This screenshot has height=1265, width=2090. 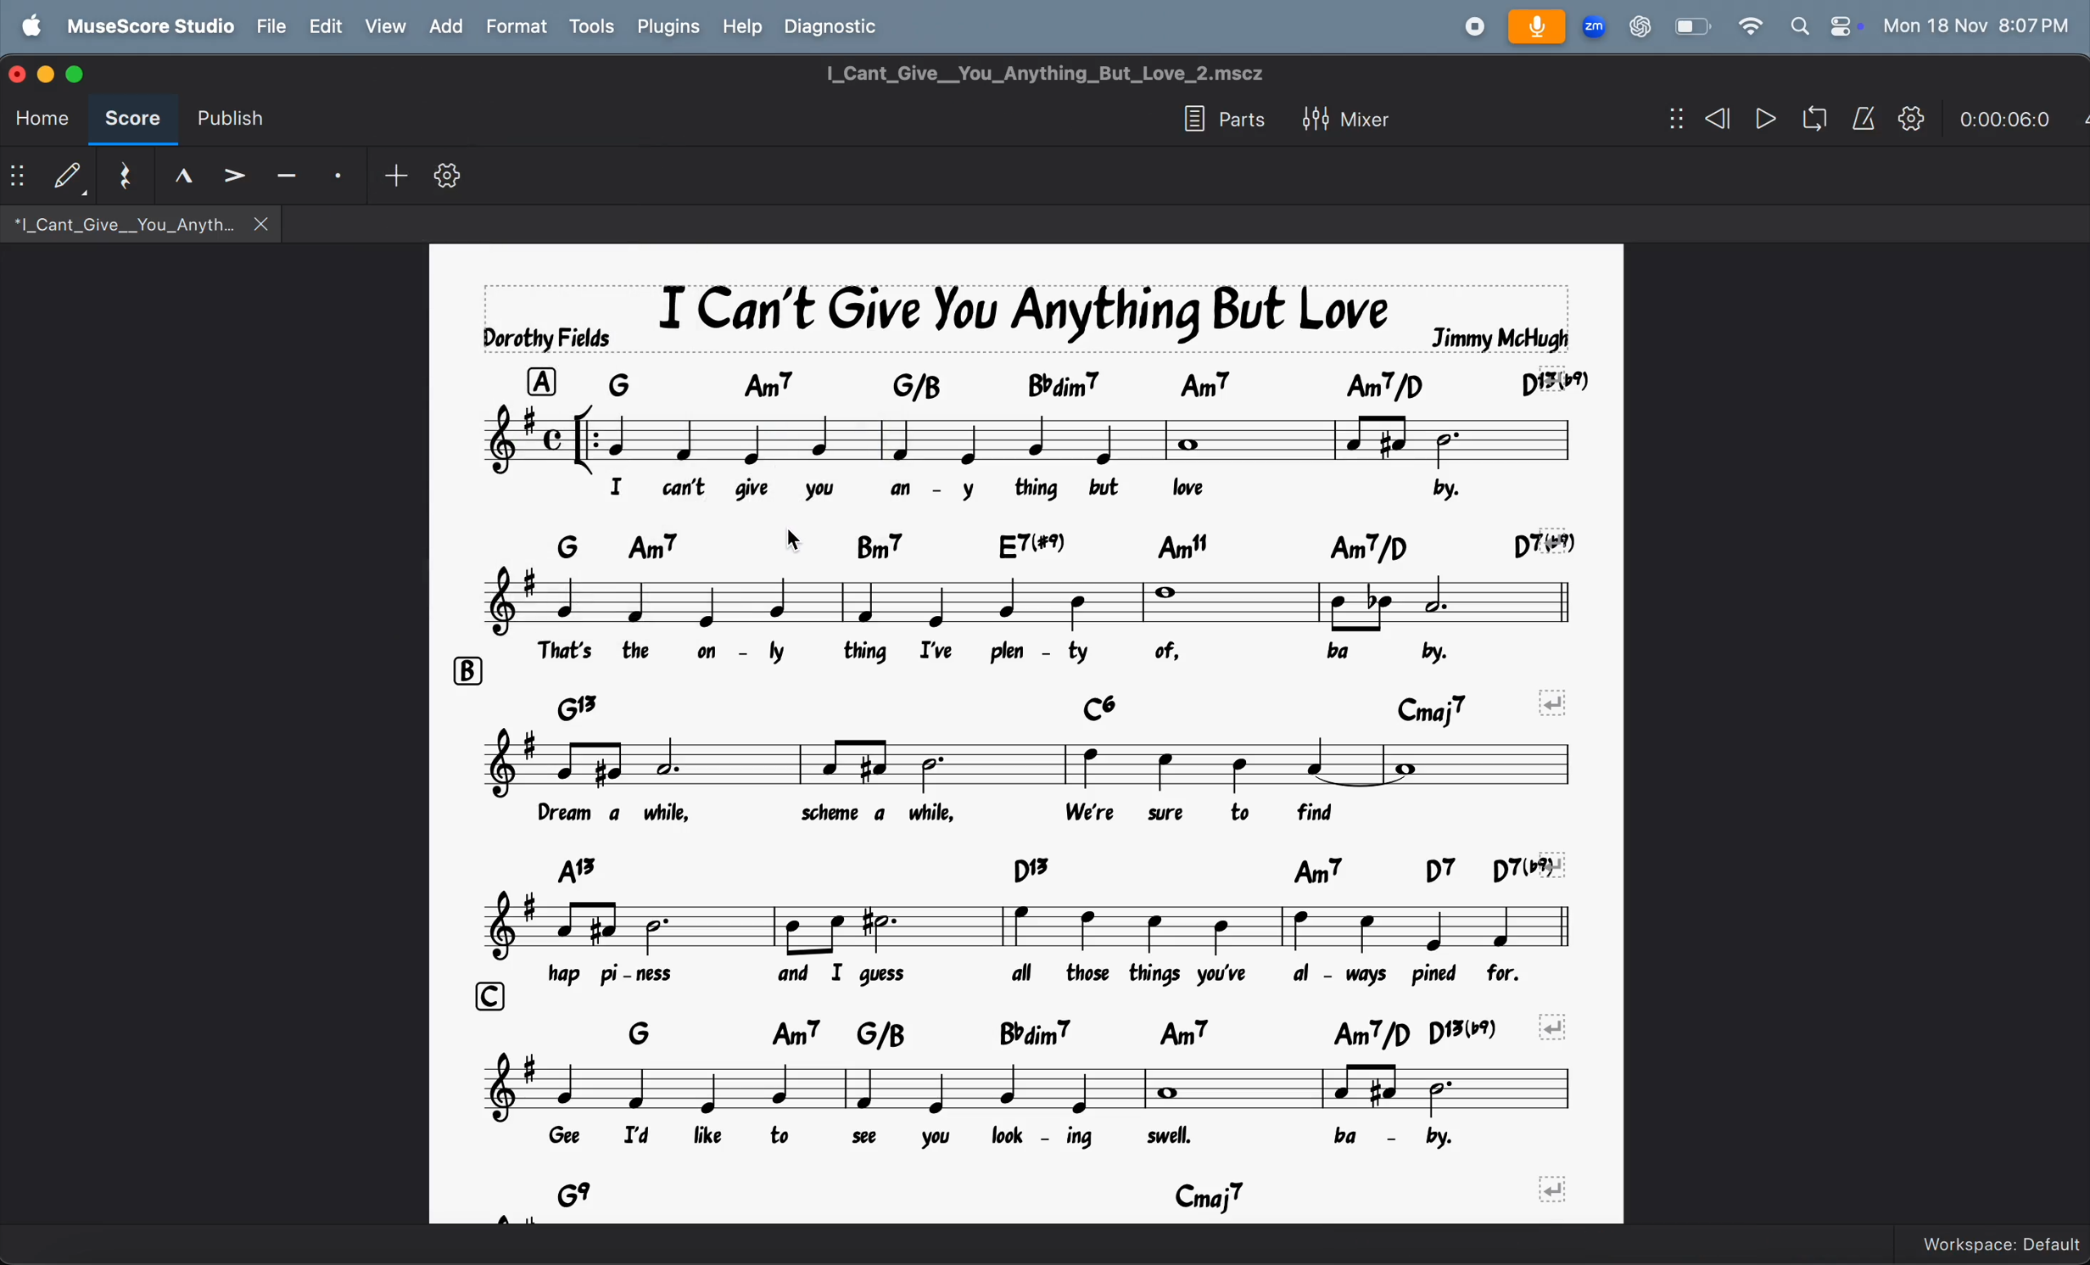 What do you see at coordinates (75, 76) in the screenshot?
I see `score` at bounding box center [75, 76].